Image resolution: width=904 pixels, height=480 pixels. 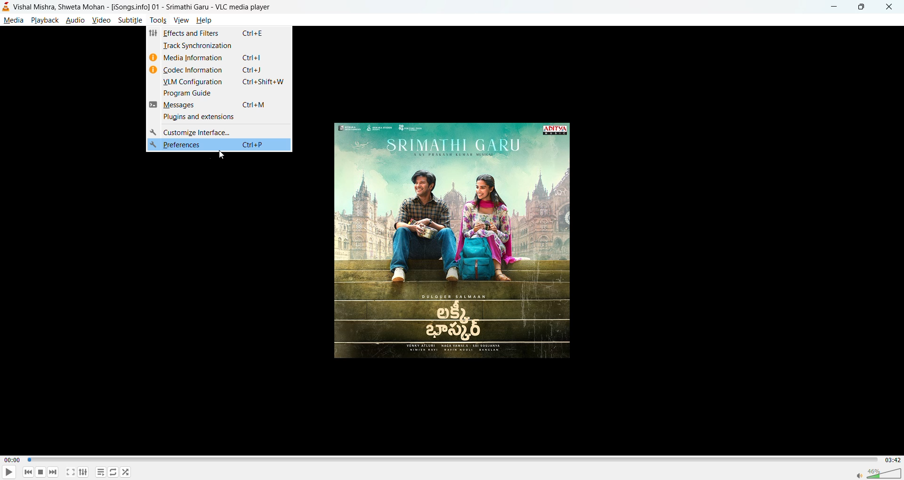 What do you see at coordinates (126, 472) in the screenshot?
I see `random` at bounding box center [126, 472].